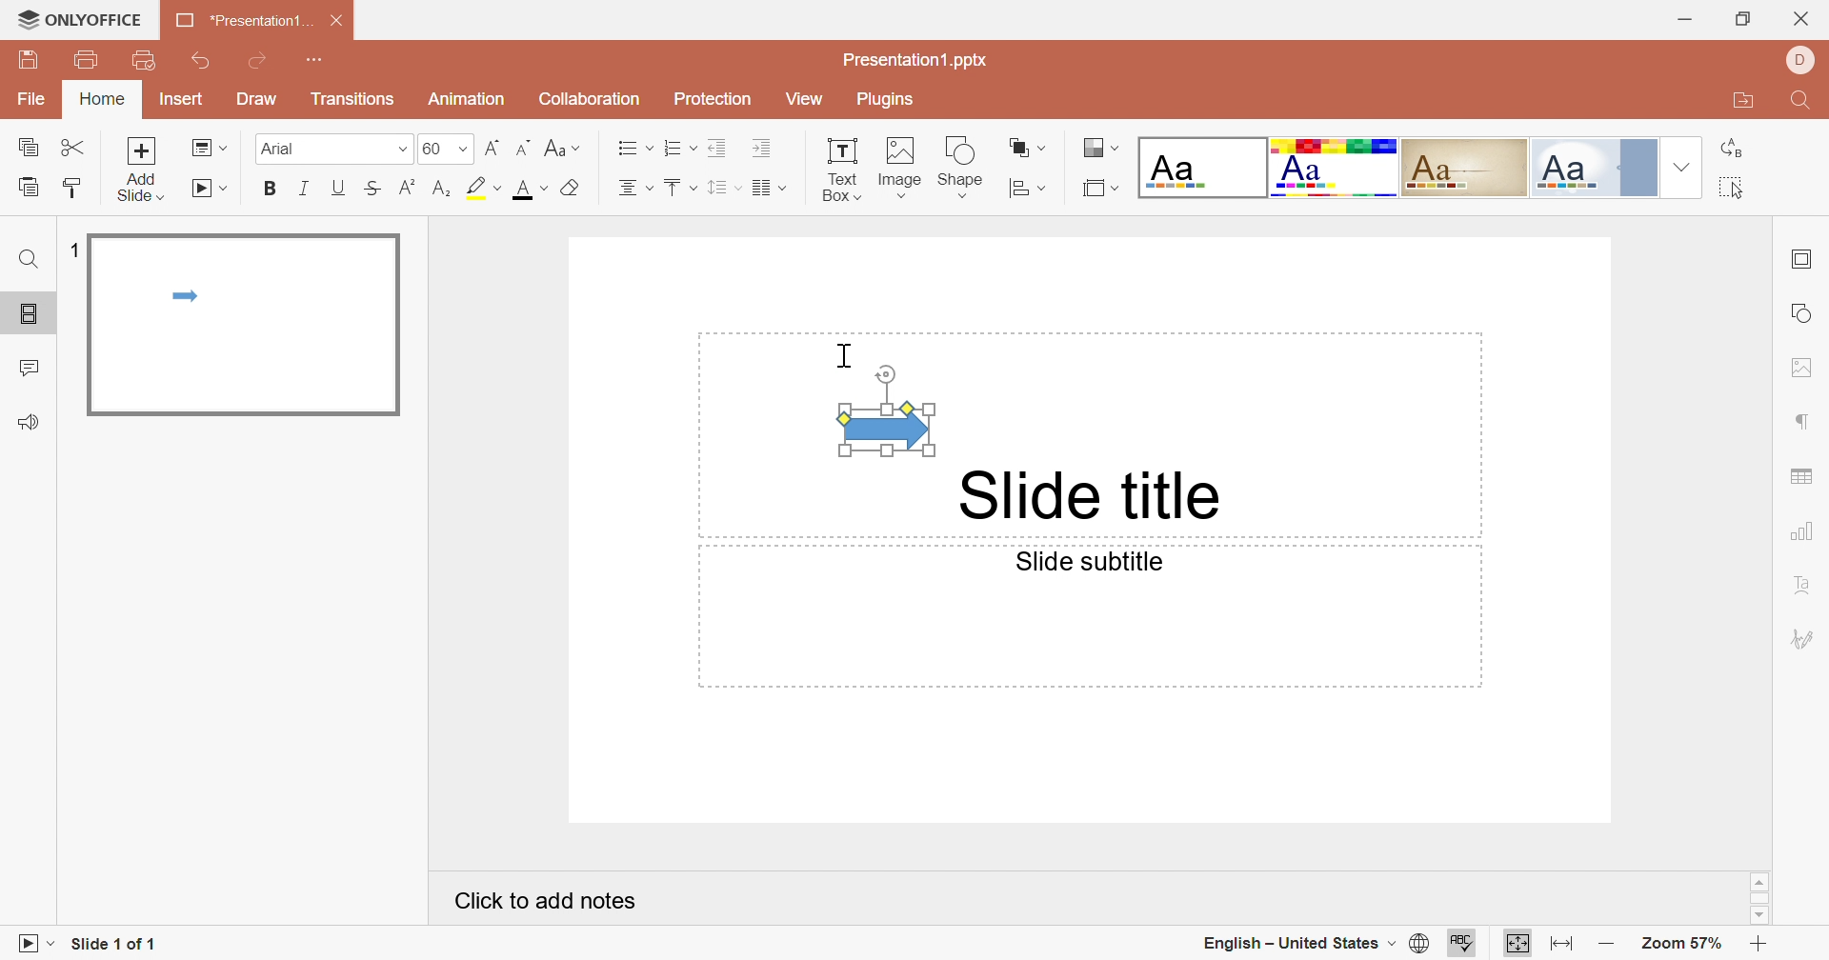 The image size is (1829, 960). Describe the element at coordinates (1759, 899) in the screenshot. I see `Scroll bar` at that location.